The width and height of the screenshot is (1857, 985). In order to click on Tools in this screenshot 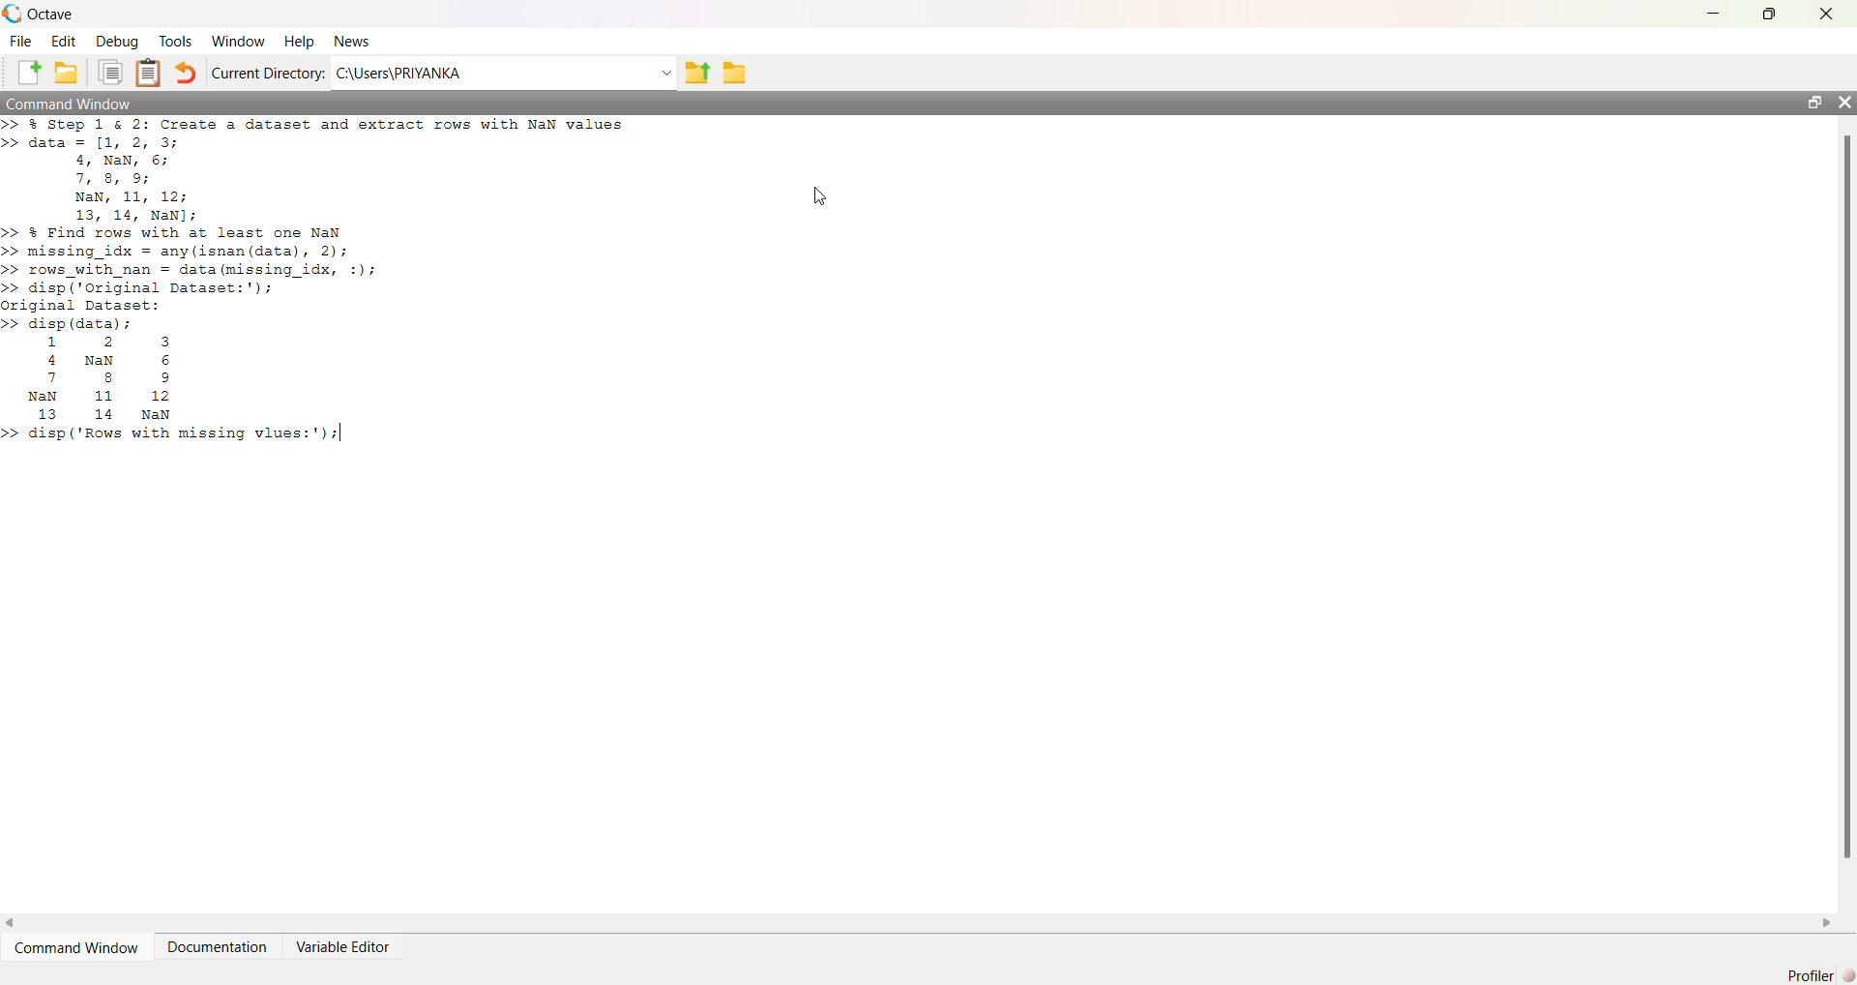, I will do `click(176, 41)`.